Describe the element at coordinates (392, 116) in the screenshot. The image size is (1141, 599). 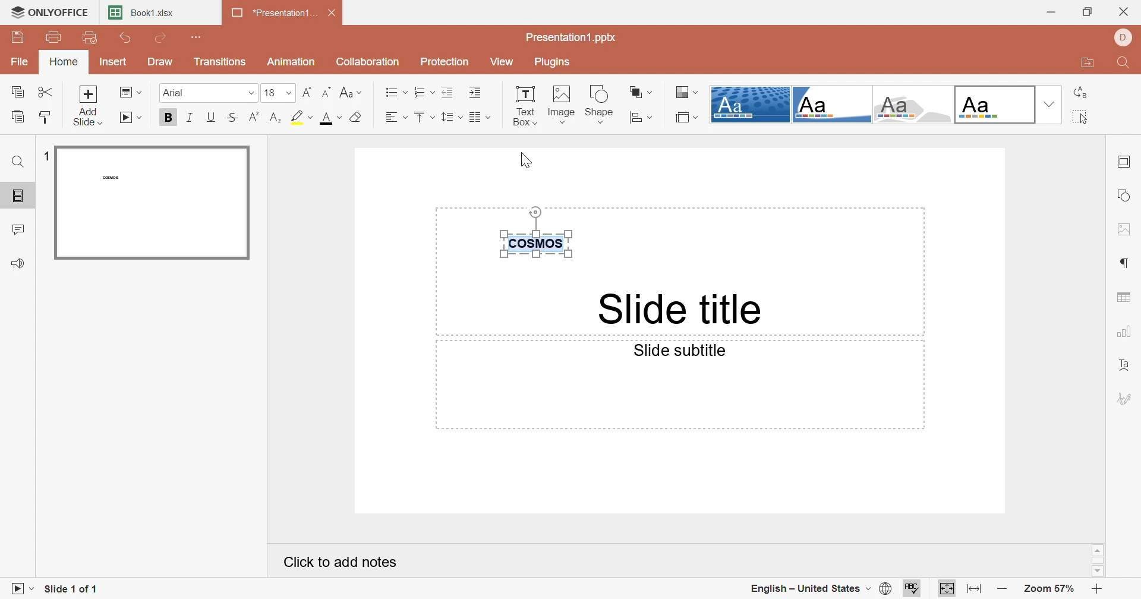
I see `Horizontal align` at that location.